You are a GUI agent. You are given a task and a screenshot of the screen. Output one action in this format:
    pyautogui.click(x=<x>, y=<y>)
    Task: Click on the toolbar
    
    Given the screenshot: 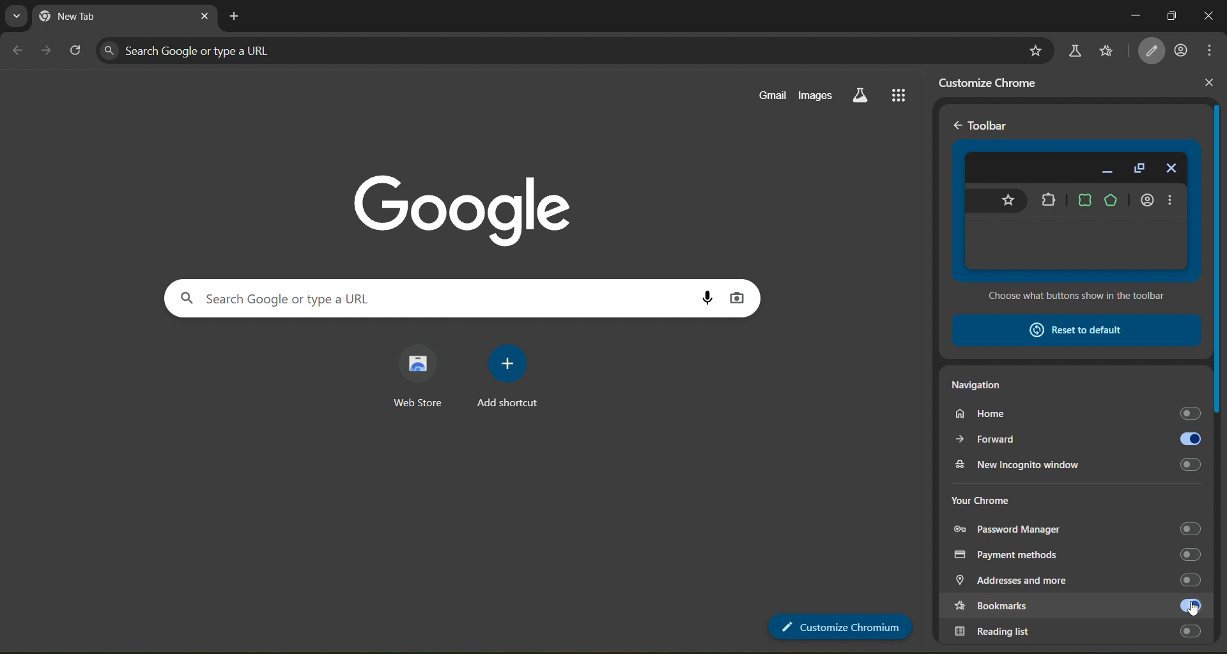 What is the action you would take?
    pyautogui.click(x=1077, y=222)
    